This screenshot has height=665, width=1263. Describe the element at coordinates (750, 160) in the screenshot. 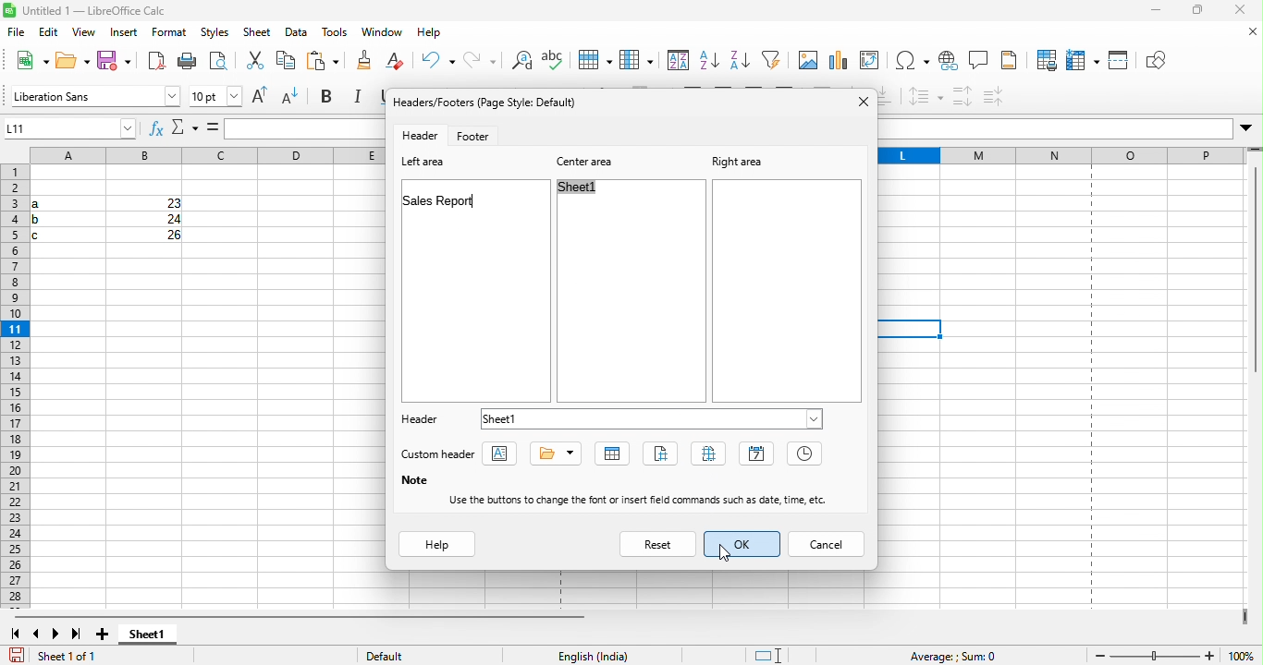

I see `right area` at that location.